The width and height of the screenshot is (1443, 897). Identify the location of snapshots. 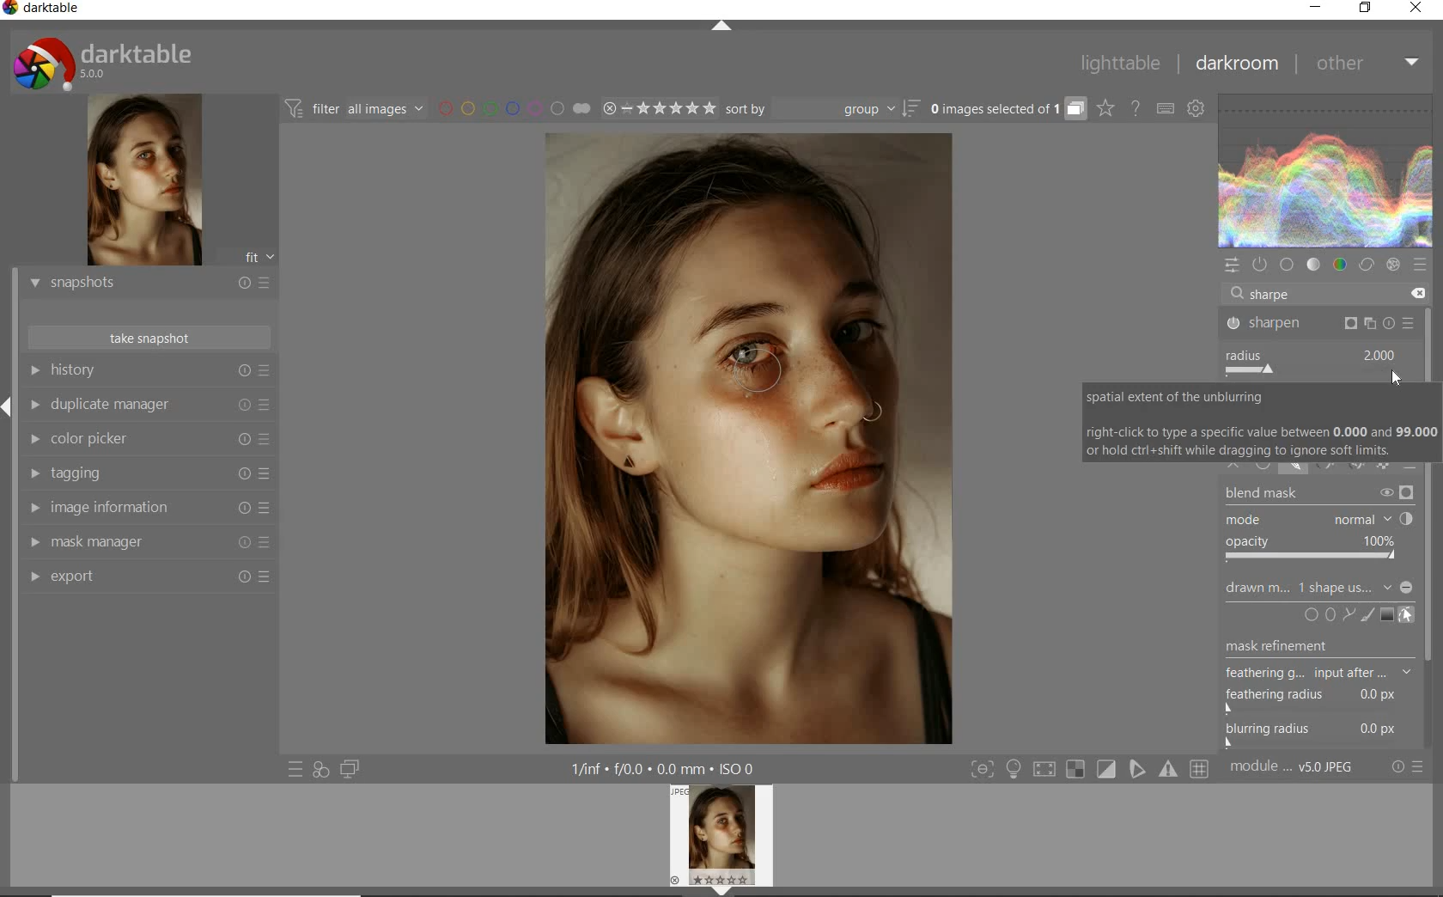
(149, 284).